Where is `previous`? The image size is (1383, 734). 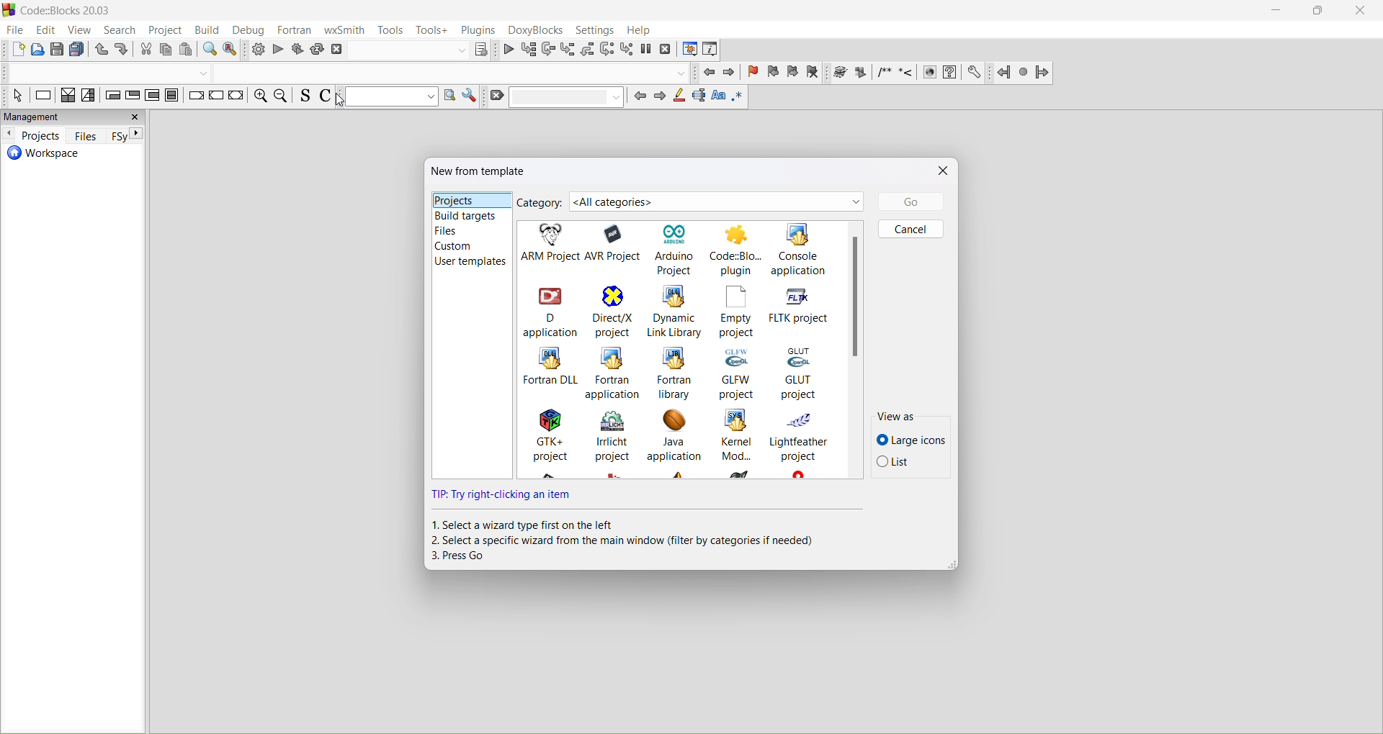
previous is located at coordinates (641, 100).